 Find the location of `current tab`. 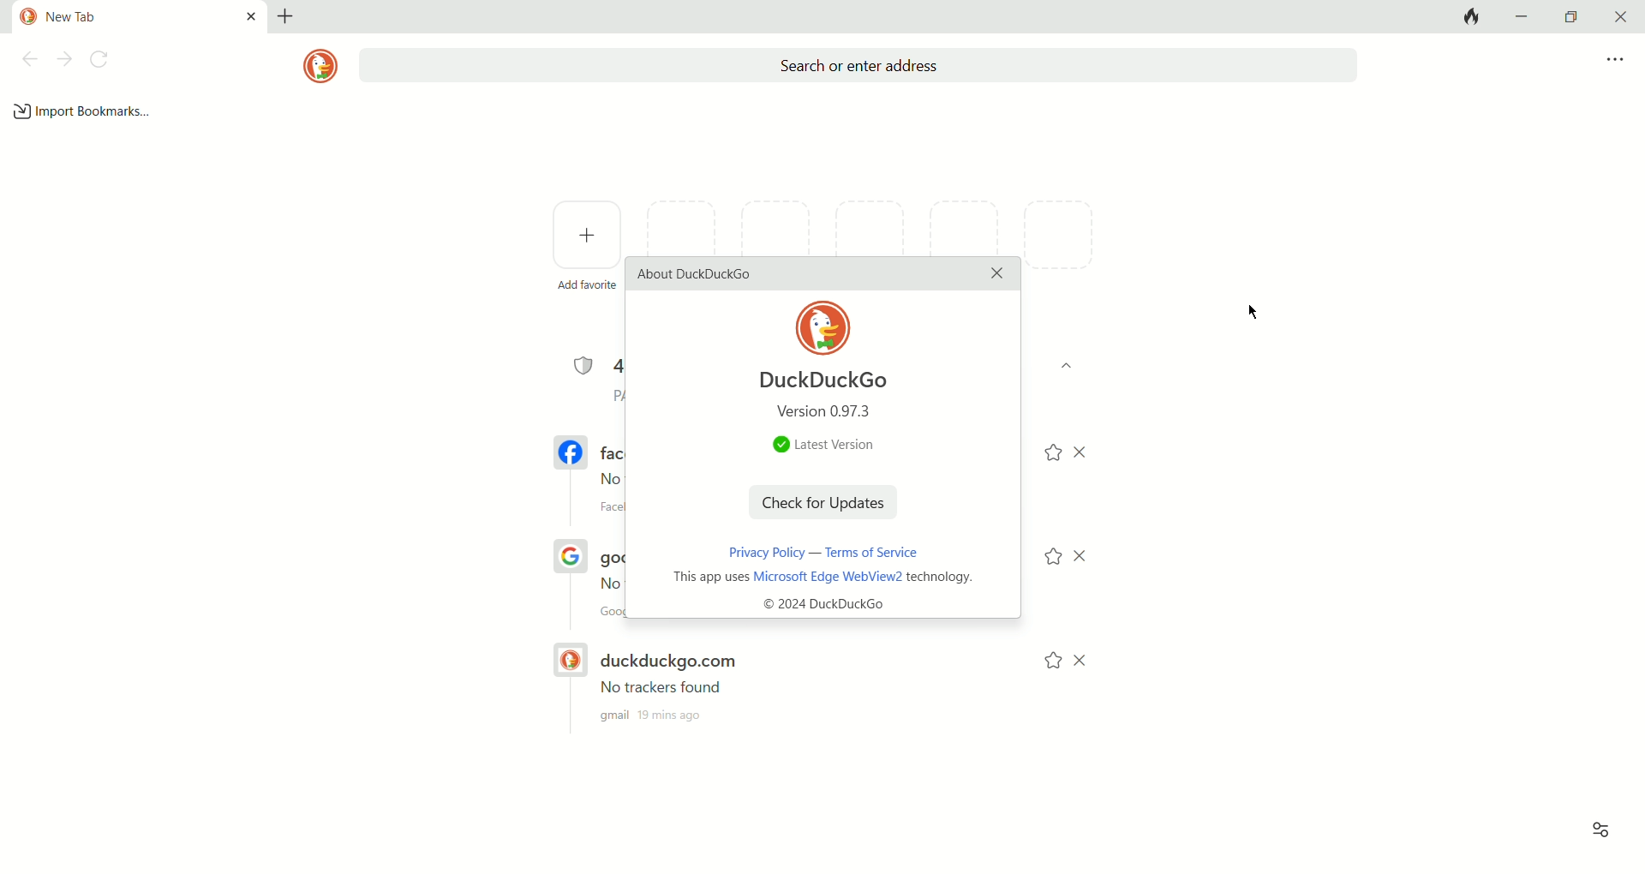

current tab is located at coordinates (131, 16).